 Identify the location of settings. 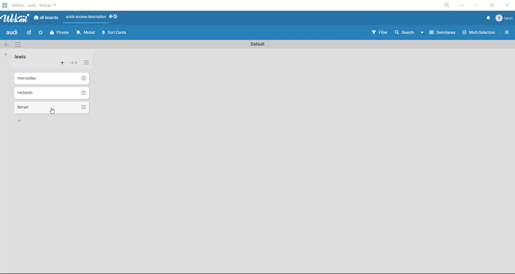
(462, 6).